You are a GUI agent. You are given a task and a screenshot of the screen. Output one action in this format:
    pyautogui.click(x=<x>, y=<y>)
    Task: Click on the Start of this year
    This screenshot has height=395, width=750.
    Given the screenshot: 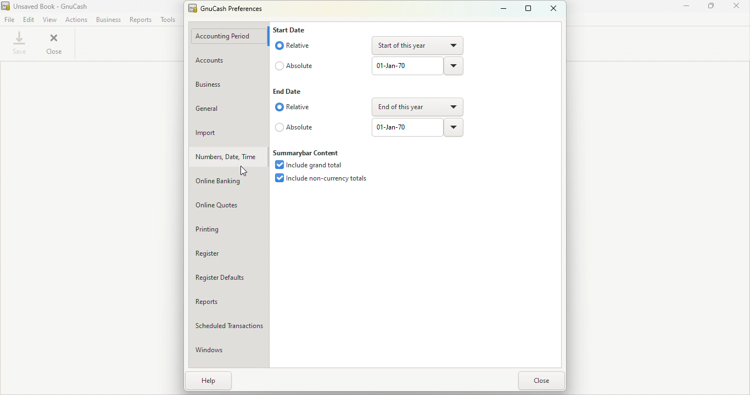 What is the action you would take?
    pyautogui.click(x=417, y=45)
    